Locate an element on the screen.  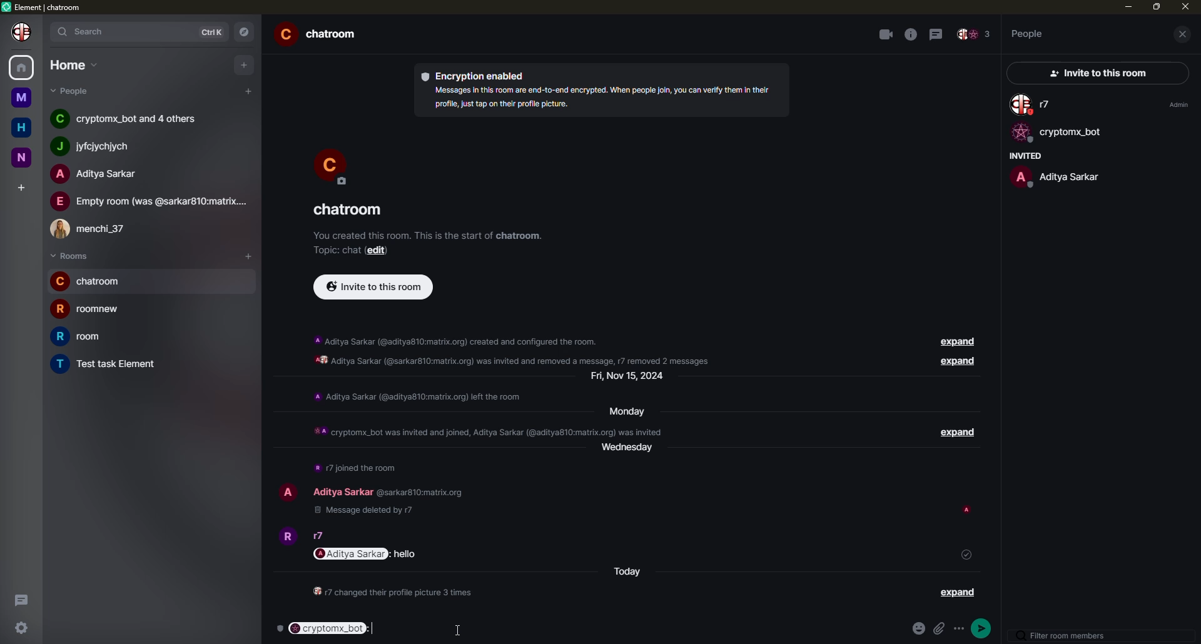
expand is located at coordinates (952, 433).